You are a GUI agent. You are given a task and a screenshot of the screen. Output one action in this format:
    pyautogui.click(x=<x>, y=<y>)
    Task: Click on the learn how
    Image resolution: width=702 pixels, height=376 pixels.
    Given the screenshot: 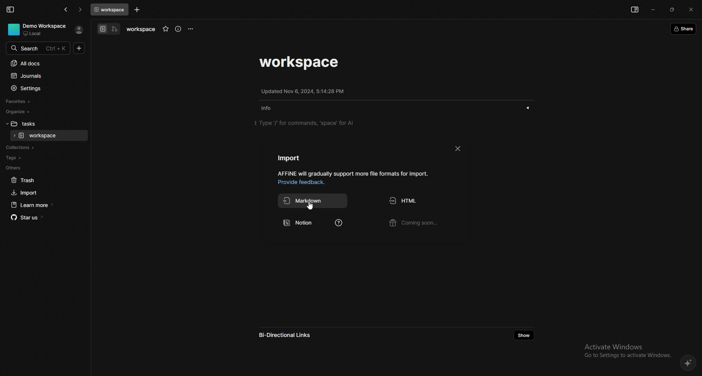 What is the action you would take?
    pyautogui.click(x=338, y=224)
    